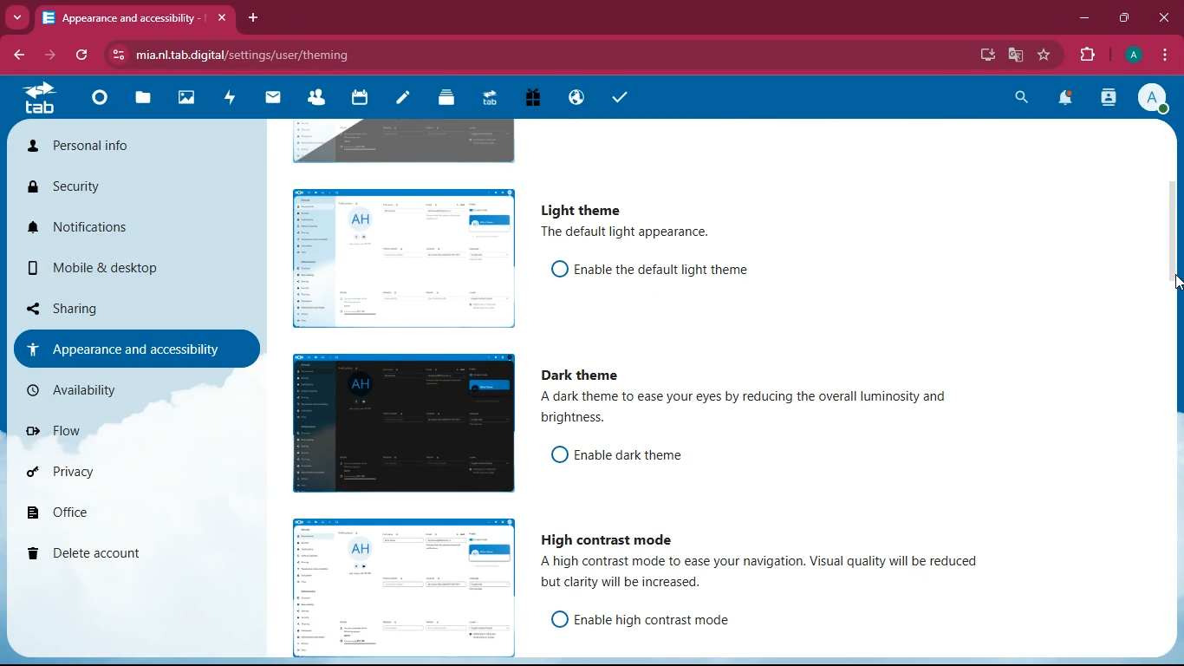  I want to click on close, so click(1162, 17).